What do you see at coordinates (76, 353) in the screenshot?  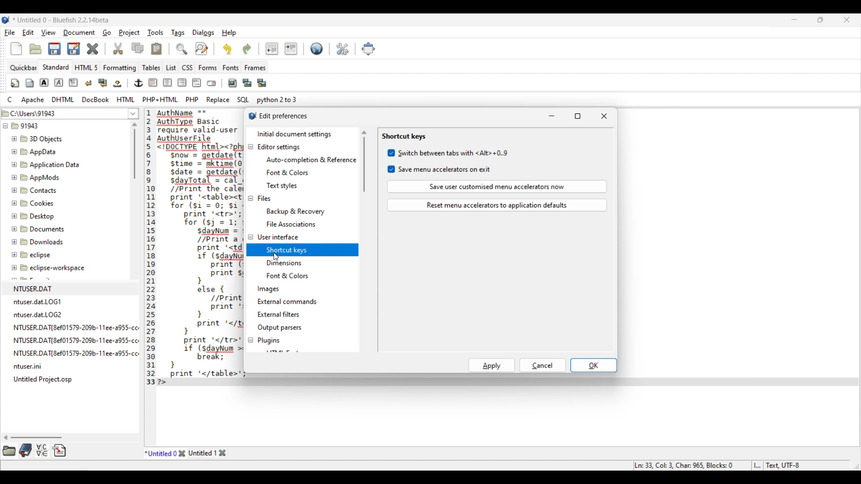 I see `NTUSER.DAT{8ef01579-209b-11ee-2955-cc:` at bounding box center [76, 353].